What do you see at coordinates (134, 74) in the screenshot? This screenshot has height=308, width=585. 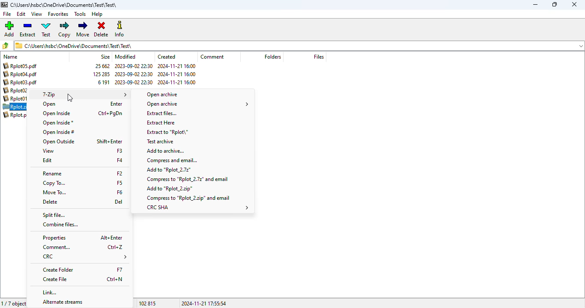 I see `2023-09-02 22:30` at bounding box center [134, 74].